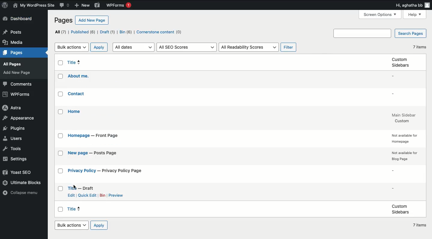 The width and height of the screenshot is (432, 239). Describe the element at coordinates (99, 47) in the screenshot. I see `Apply` at that location.